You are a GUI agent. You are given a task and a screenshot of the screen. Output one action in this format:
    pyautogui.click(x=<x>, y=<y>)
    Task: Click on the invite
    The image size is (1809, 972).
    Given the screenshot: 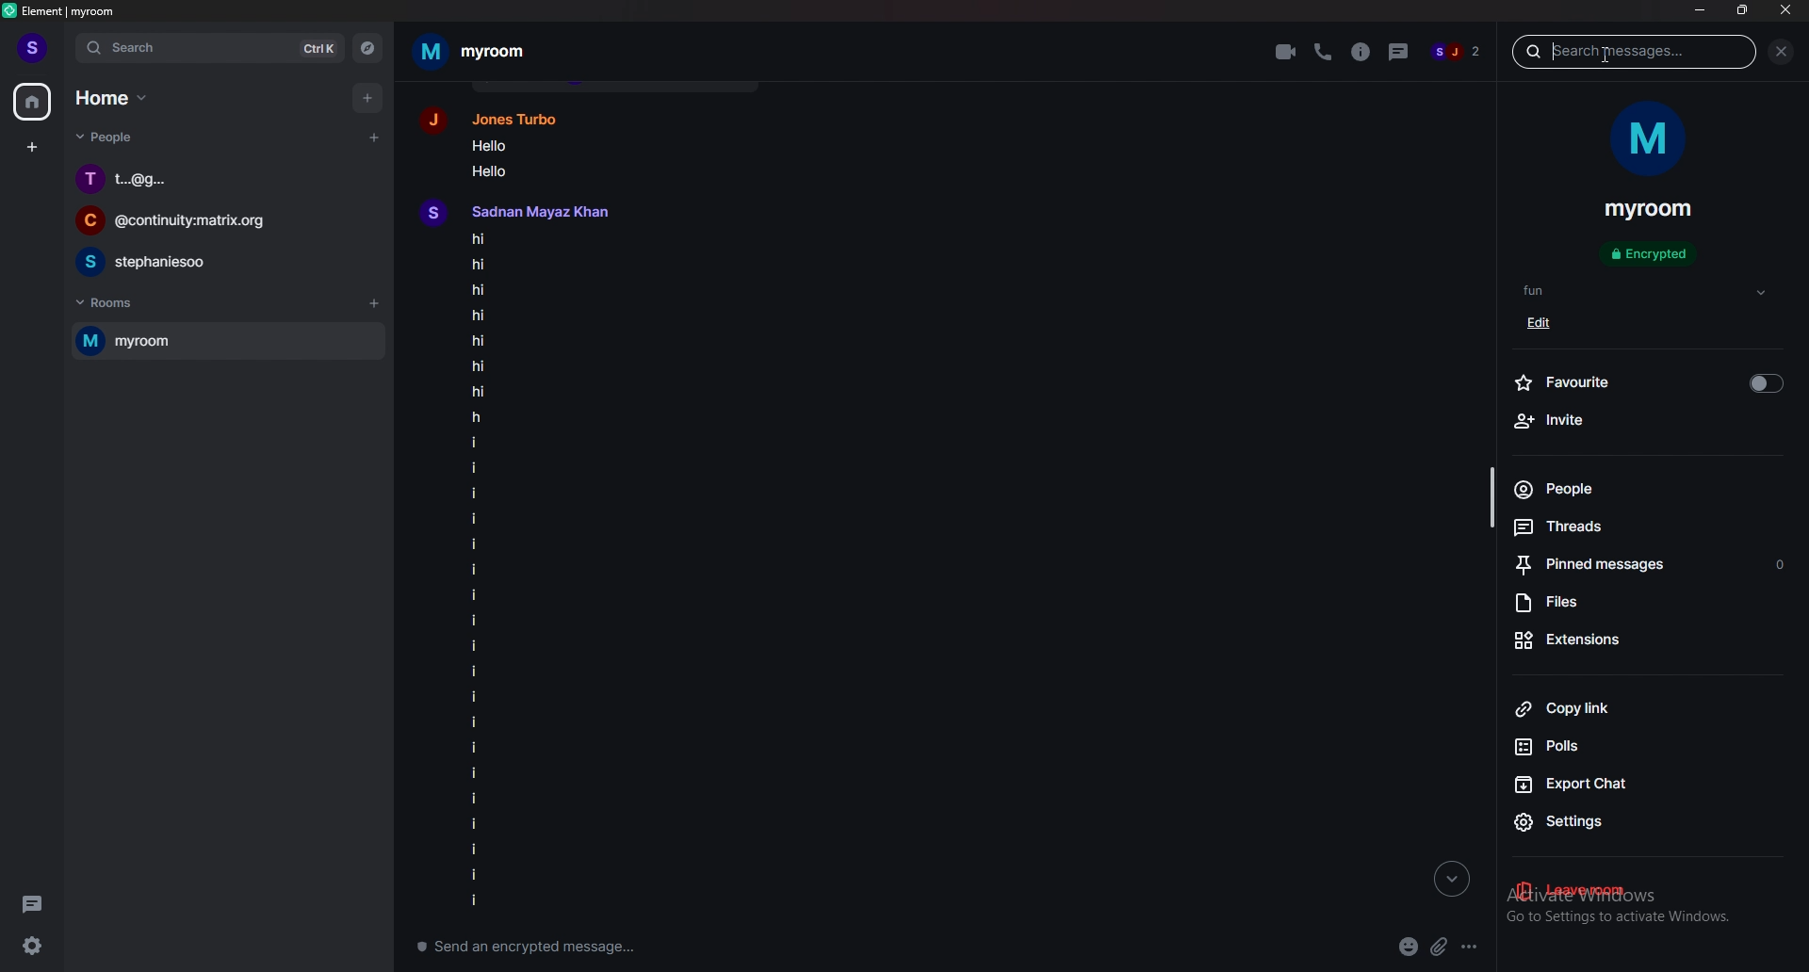 What is the action you would take?
    pyautogui.click(x=1631, y=422)
    